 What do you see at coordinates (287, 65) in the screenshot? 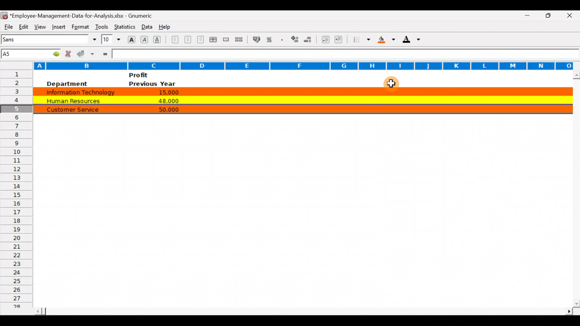
I see `Columns` at bounding box center [287, 65].